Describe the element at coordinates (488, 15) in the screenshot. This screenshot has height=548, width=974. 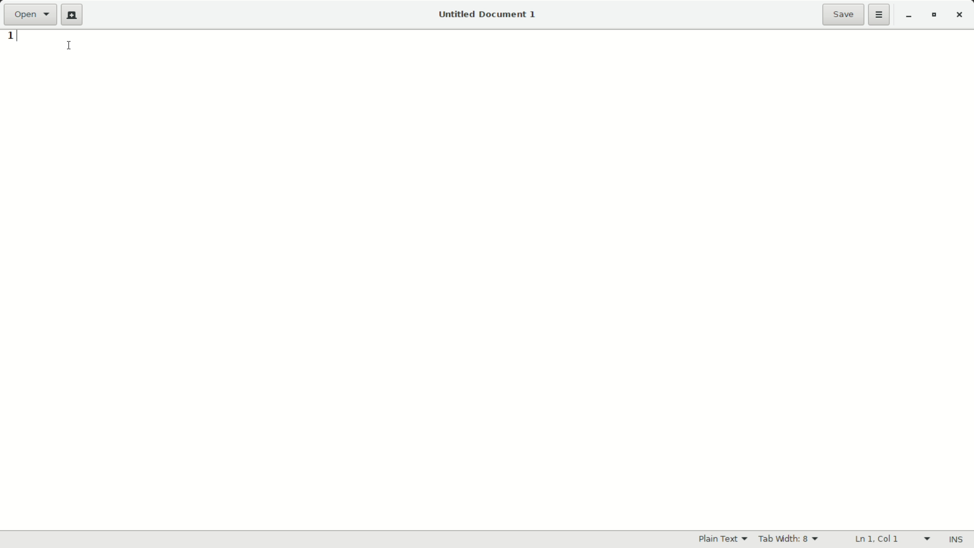
I see `Untitled Document 1` at that location.